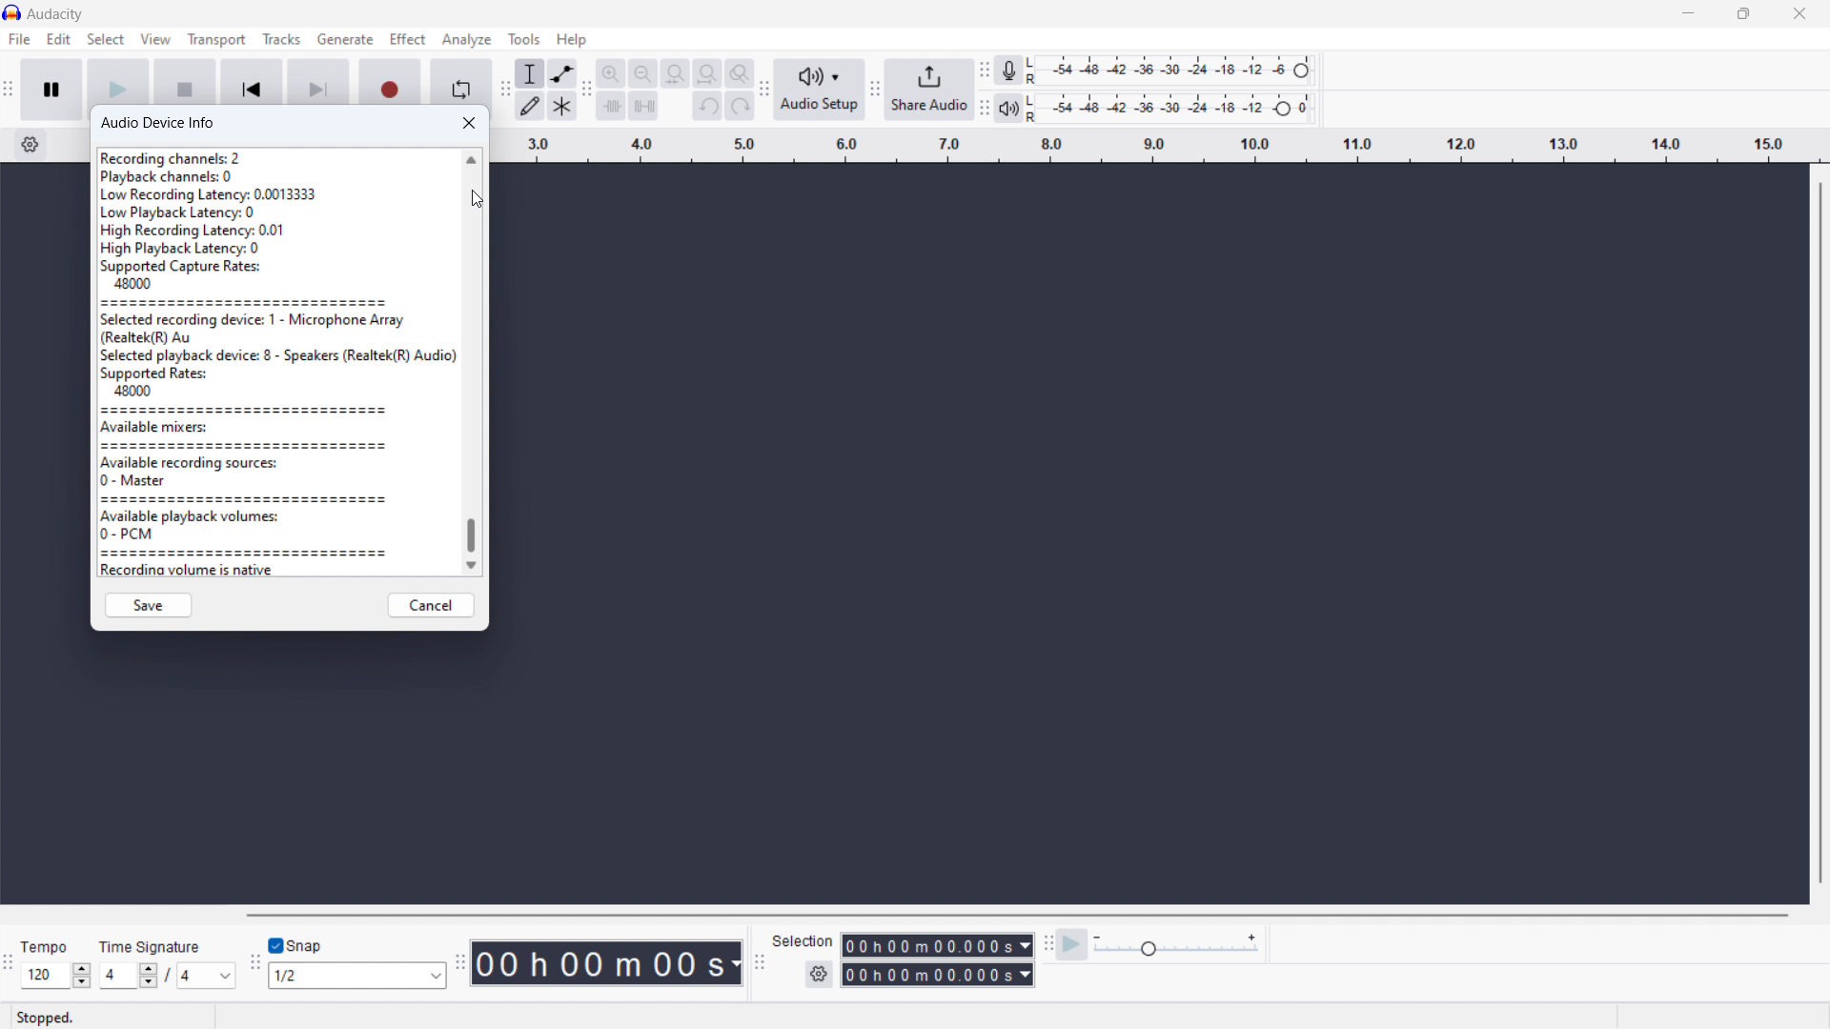 This screenshot has height=1029, width=1830. I want to click on view, so click(155, 39).